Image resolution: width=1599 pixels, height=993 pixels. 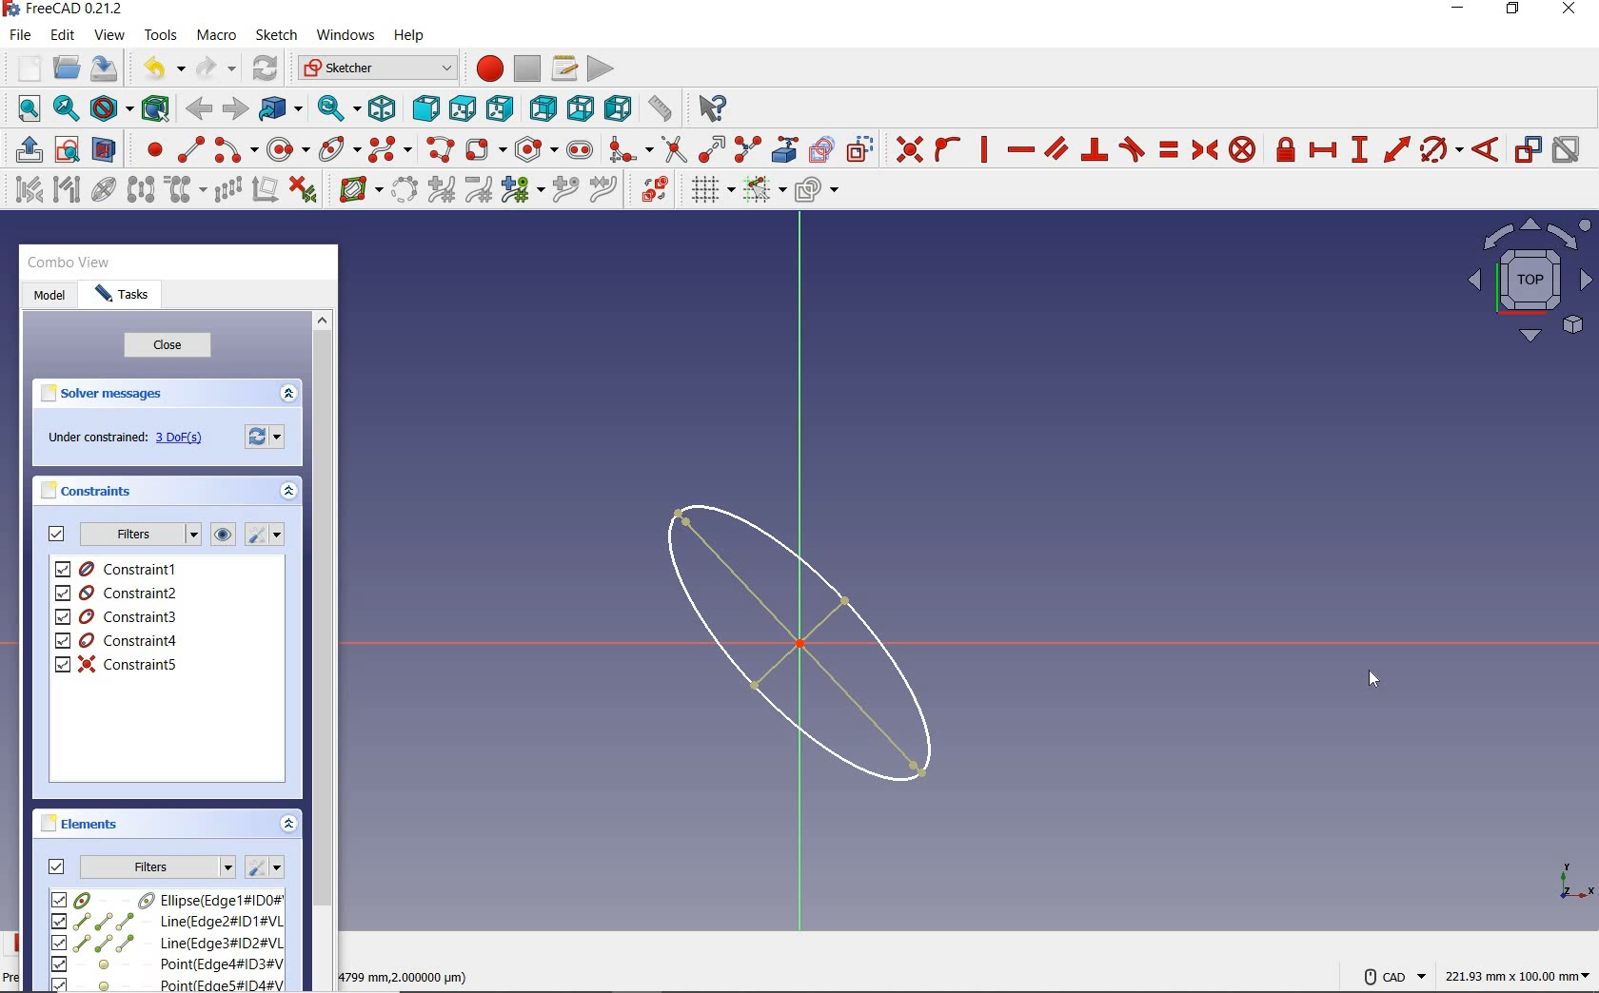 What do you see at coordinates (1527, 280) in the screenshot?
I see `sketch view` at bounding box center [1527, 280].